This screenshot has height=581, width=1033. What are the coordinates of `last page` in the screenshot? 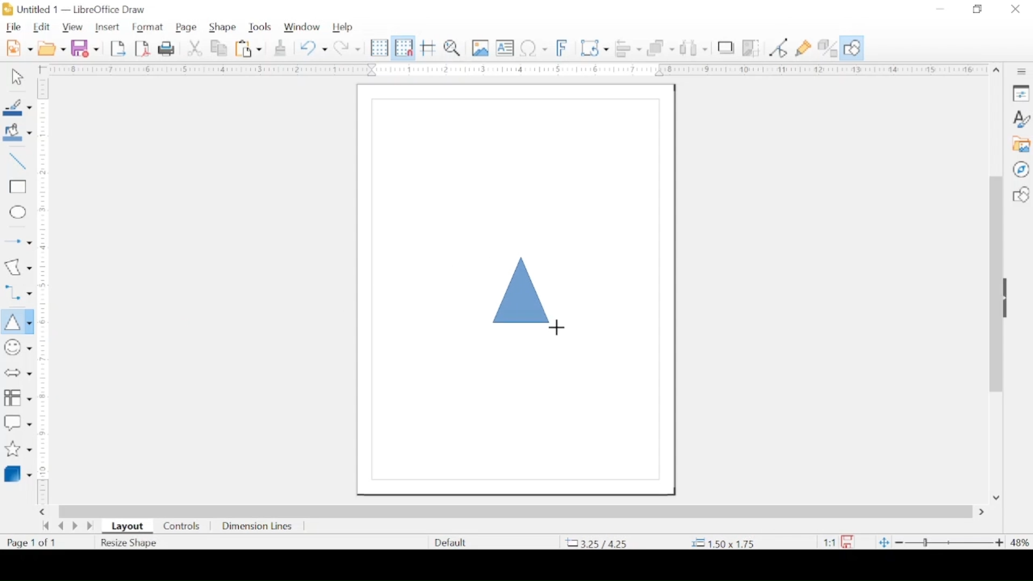 It's located at (90, 526).